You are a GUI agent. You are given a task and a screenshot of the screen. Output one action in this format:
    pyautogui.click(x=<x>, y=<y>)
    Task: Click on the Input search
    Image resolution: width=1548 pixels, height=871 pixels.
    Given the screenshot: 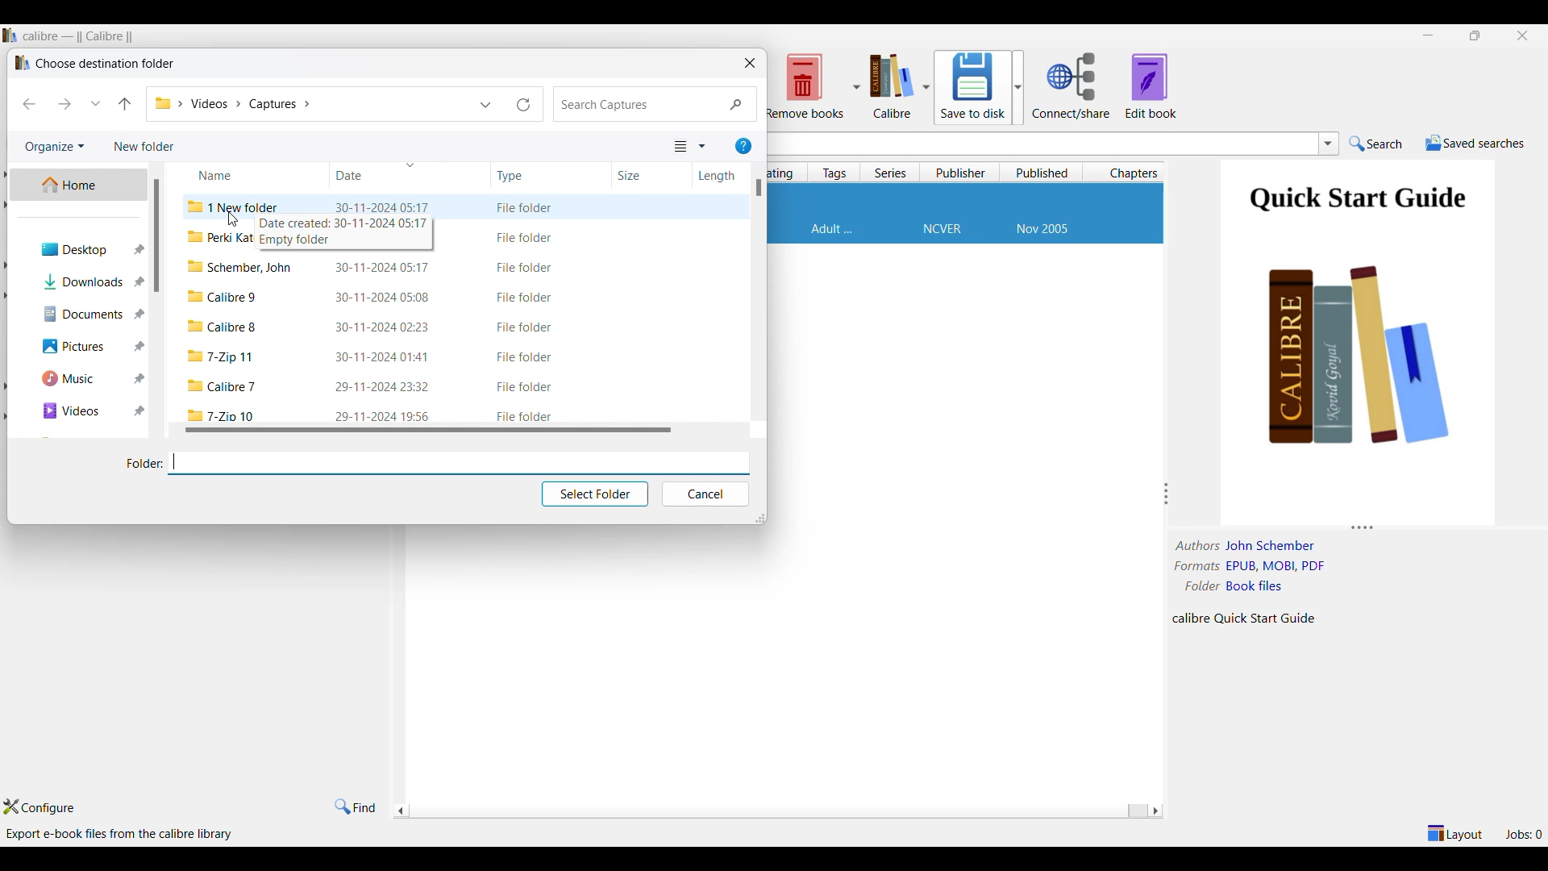 What is the action you would take?
    pyautogui.click(x=1040, y=144)
    